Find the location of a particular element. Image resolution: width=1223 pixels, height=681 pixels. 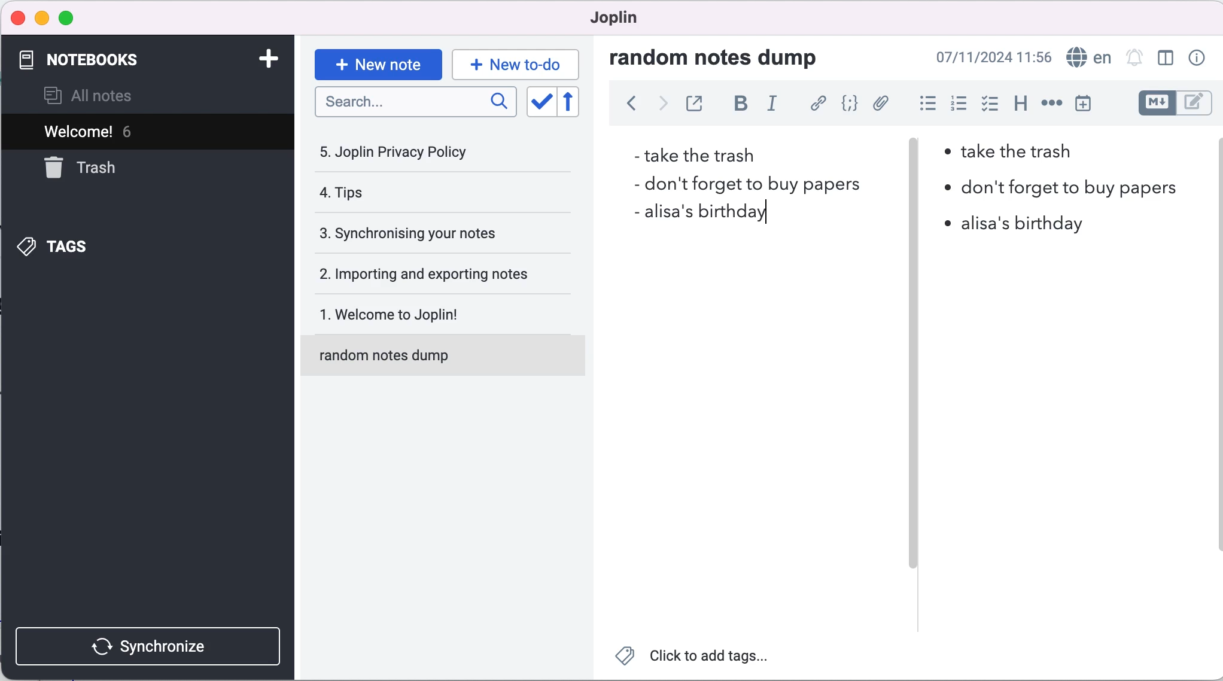

toggle editor layout is located at coordinates (1166, 59).